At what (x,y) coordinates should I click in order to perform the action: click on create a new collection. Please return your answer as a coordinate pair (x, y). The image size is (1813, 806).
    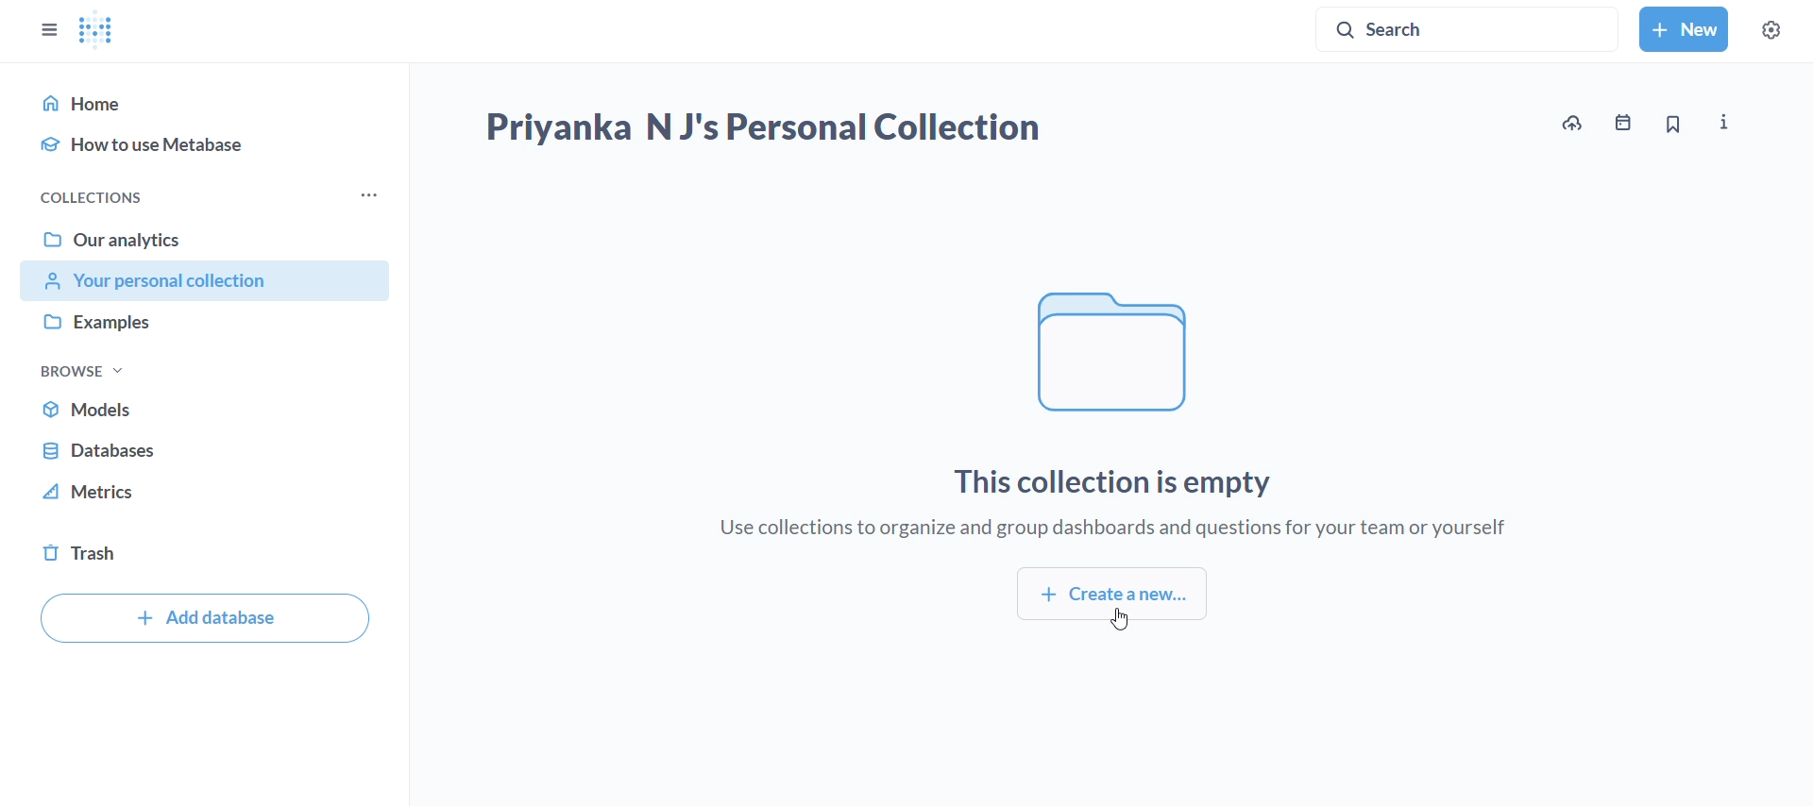
    Looking at the image, I should click on (1113, 597).